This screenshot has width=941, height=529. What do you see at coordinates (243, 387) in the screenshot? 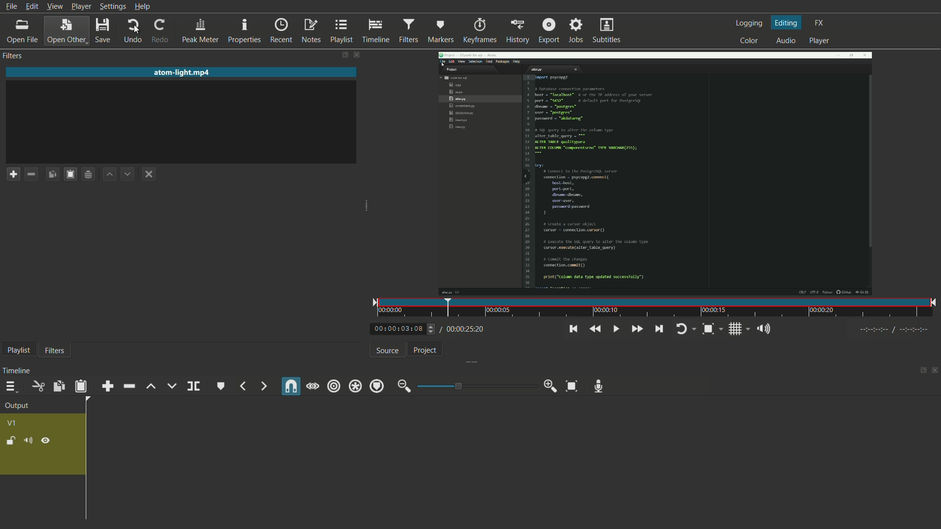
I see `previous marker` at bounding box center [243, 387].